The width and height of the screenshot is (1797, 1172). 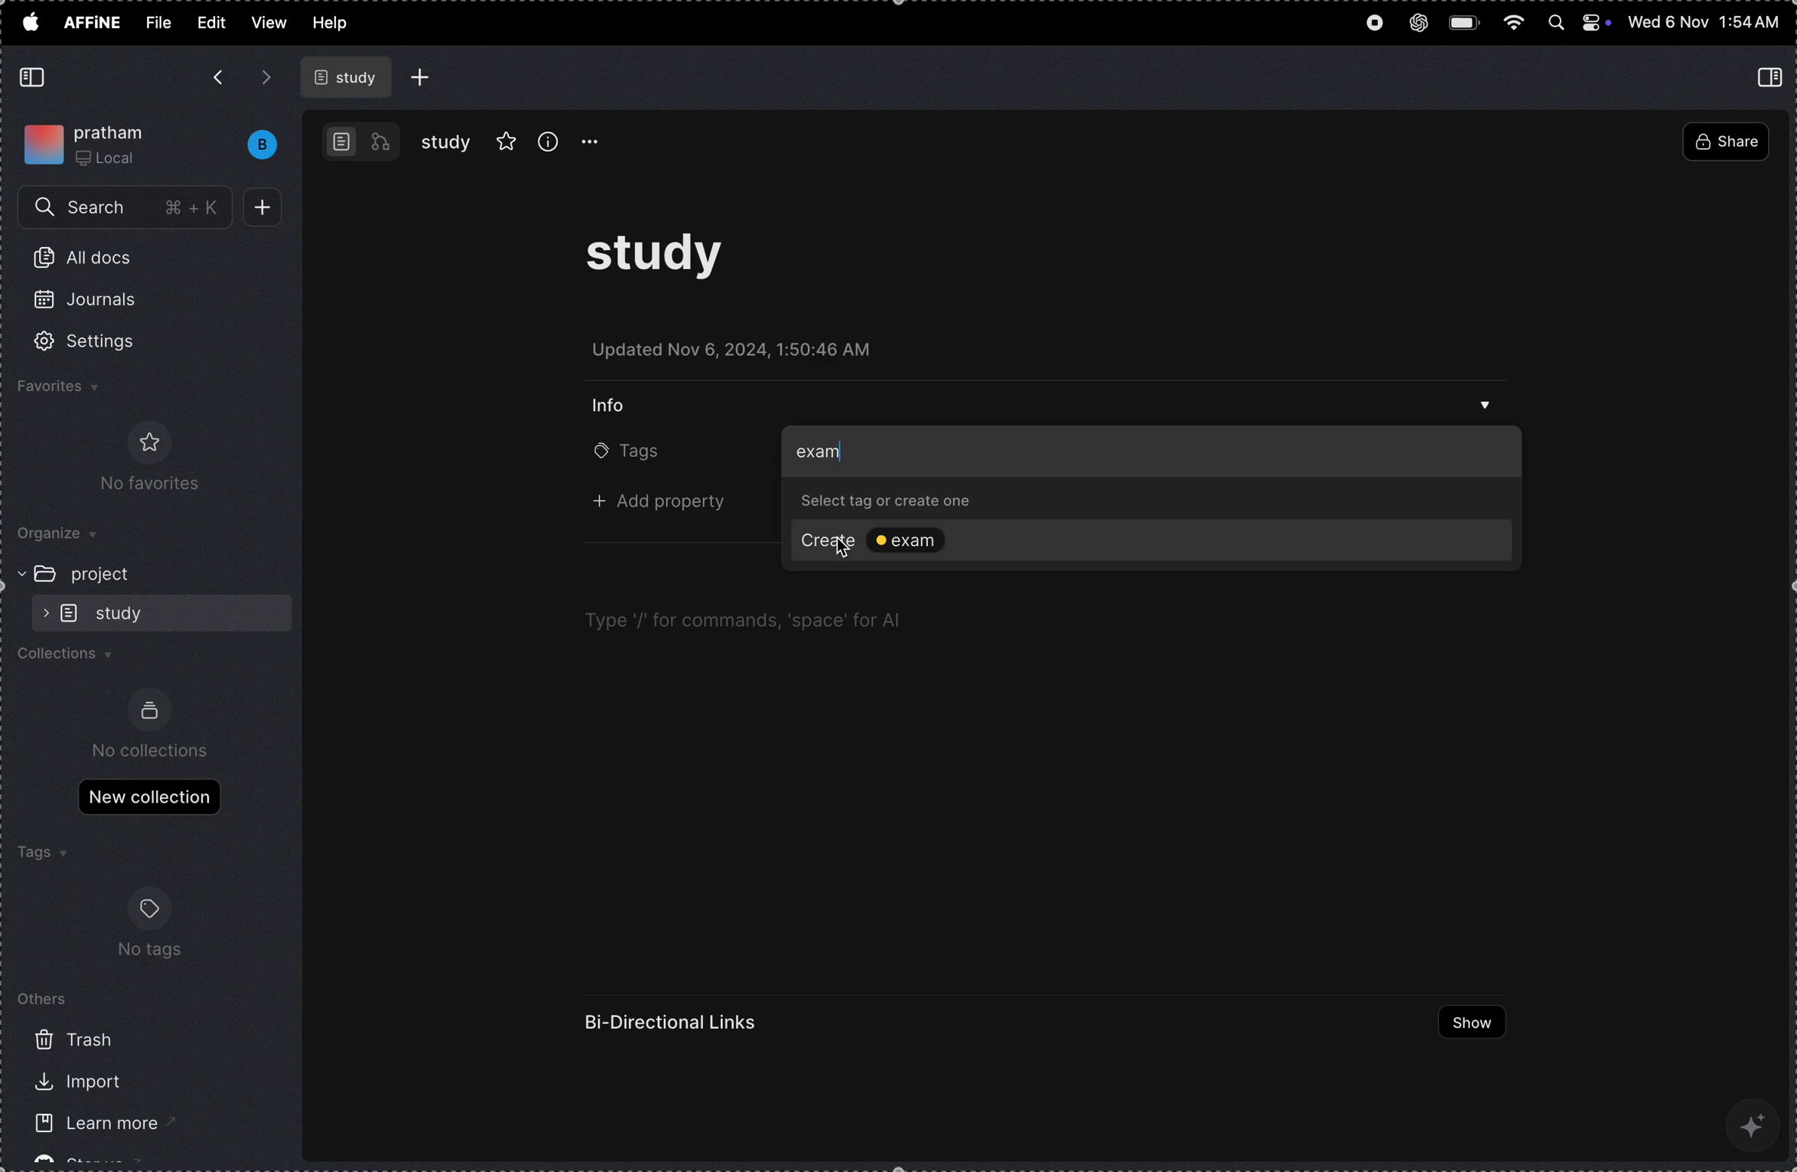 What do you see at coordinates (153, 953) in the screenshot?
I see `no tags` at bounding box center [153, 953].